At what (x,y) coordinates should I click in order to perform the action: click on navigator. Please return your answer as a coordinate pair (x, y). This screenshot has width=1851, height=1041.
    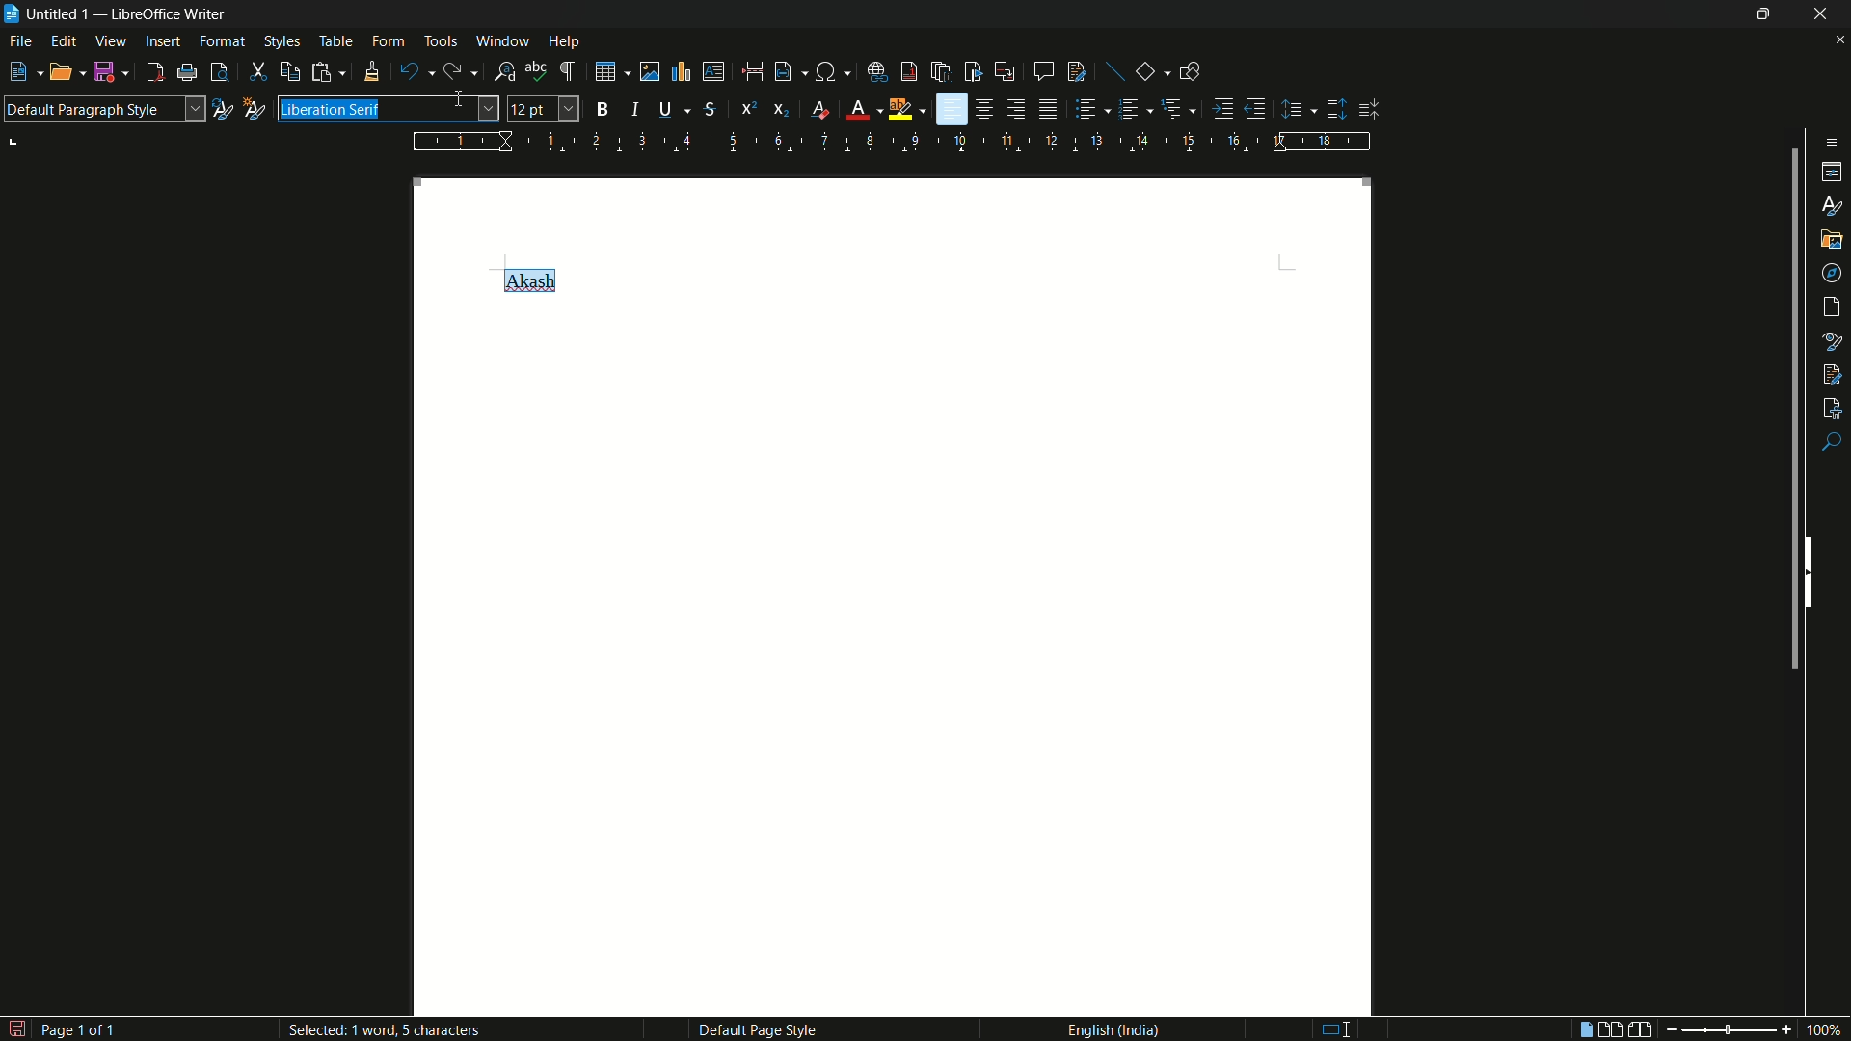
    Looking at the image, I should click on (1833, 272).